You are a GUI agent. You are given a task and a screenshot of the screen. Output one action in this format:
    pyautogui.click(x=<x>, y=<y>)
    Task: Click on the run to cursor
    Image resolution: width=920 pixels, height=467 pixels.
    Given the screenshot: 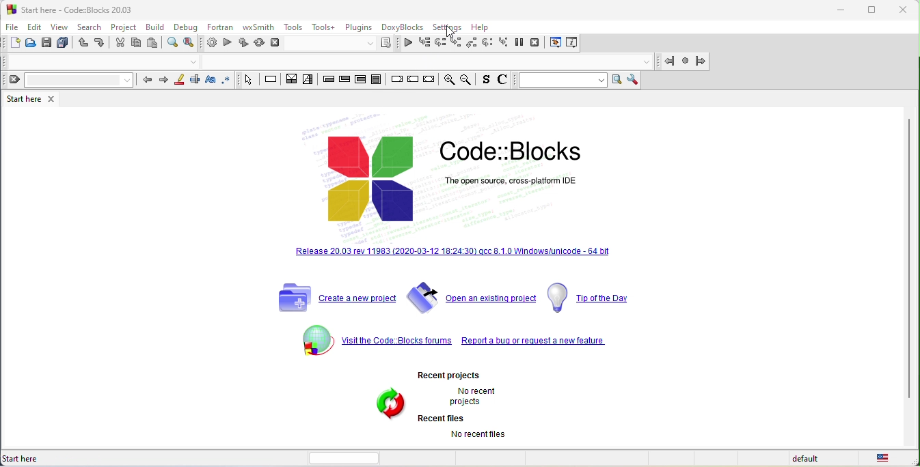 What is the action you would take?
    pyautogui.click(x=427, y=45)
    